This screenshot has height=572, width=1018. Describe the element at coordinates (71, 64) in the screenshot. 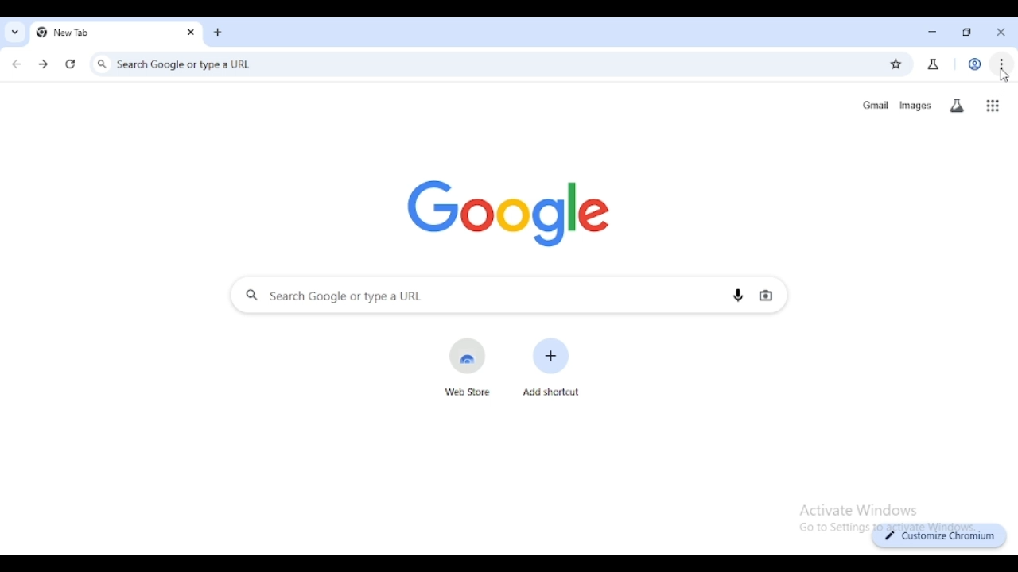

I see `reload this page` at that location.